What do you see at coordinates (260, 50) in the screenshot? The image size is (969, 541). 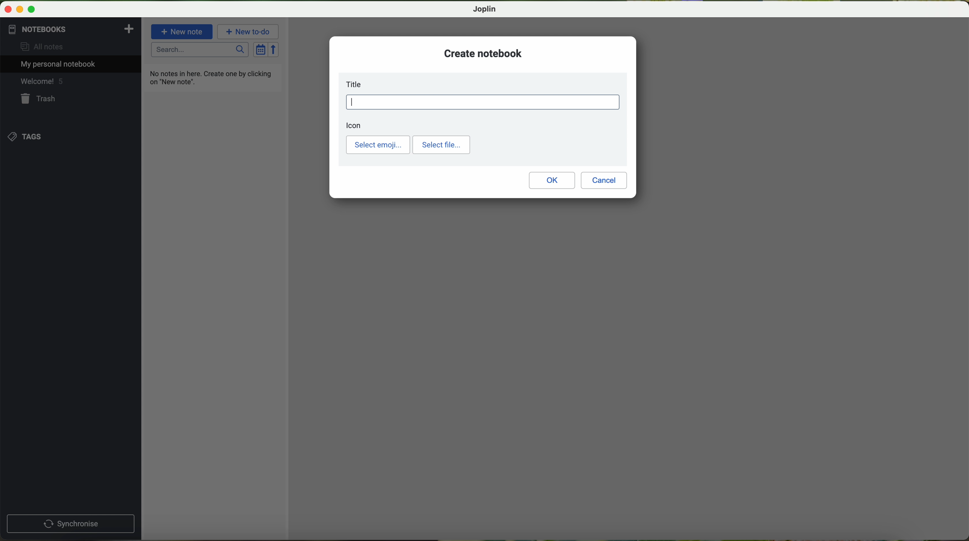 I see `` at bounding box center [260, 50].